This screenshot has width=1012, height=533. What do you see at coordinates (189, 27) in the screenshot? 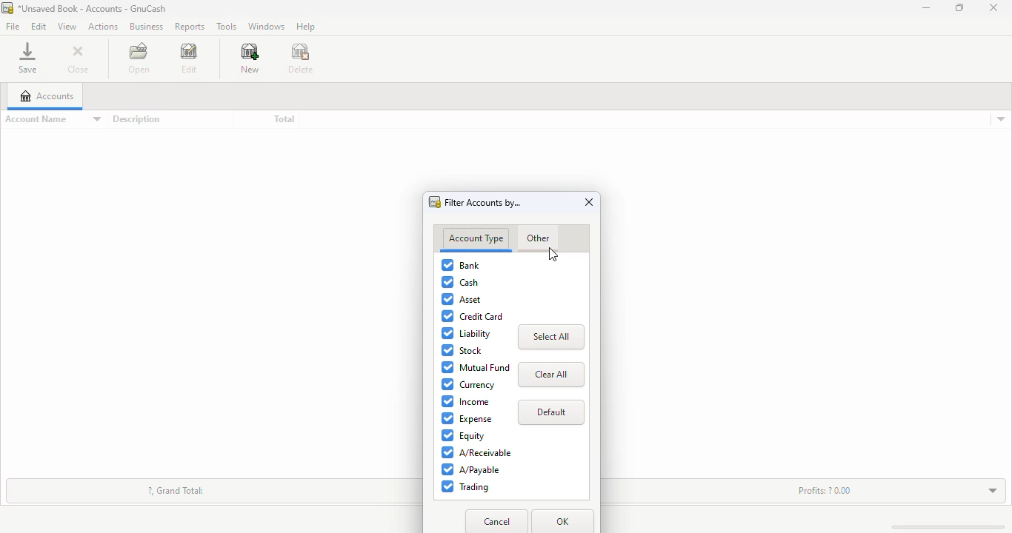
I see `reports` at bounding box center [189, 27].